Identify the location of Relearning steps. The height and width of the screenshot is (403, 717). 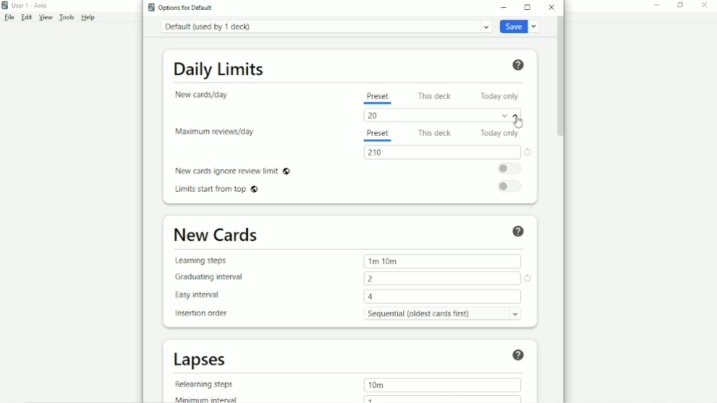
(208, 385).